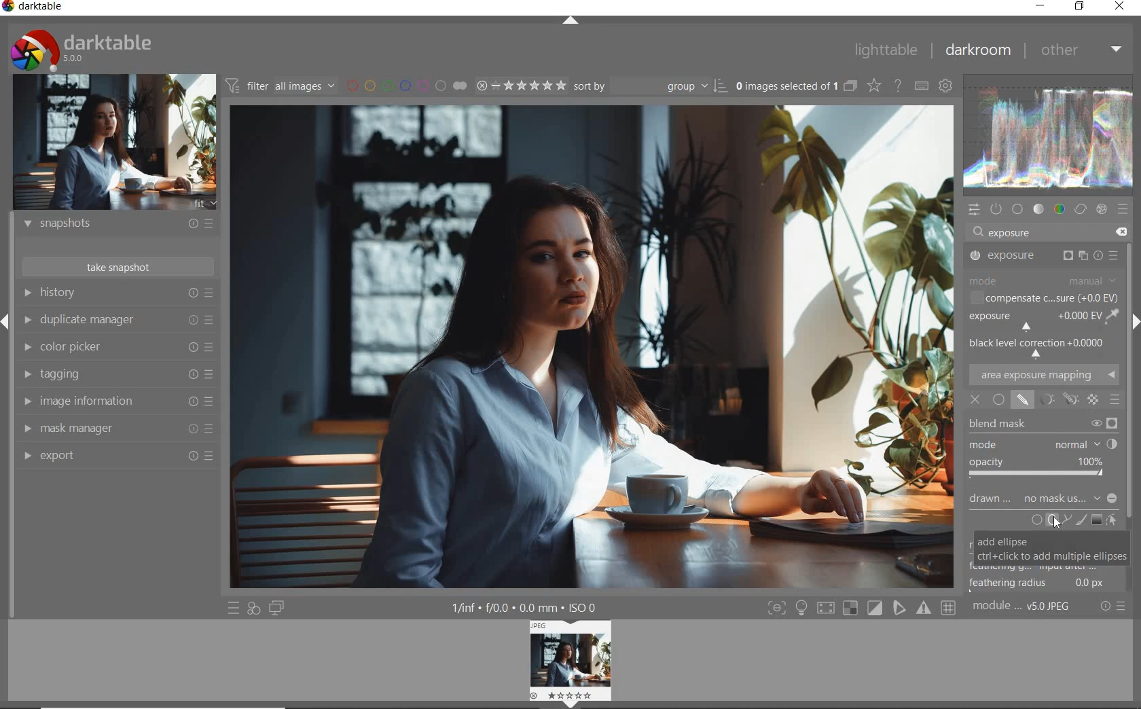  What do you see at coordinates (1043, 445) in the screenshot?
I see `MODE` at bounding box center [1043, 445].